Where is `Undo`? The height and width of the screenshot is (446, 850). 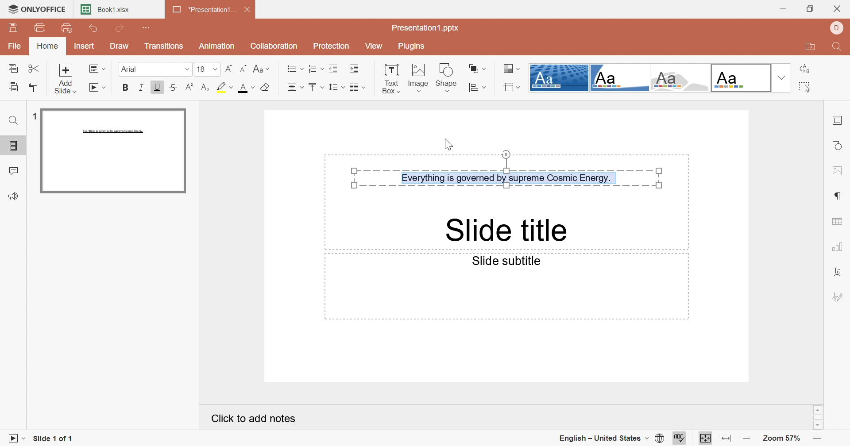
Undo is located at coordinates (94, 29).